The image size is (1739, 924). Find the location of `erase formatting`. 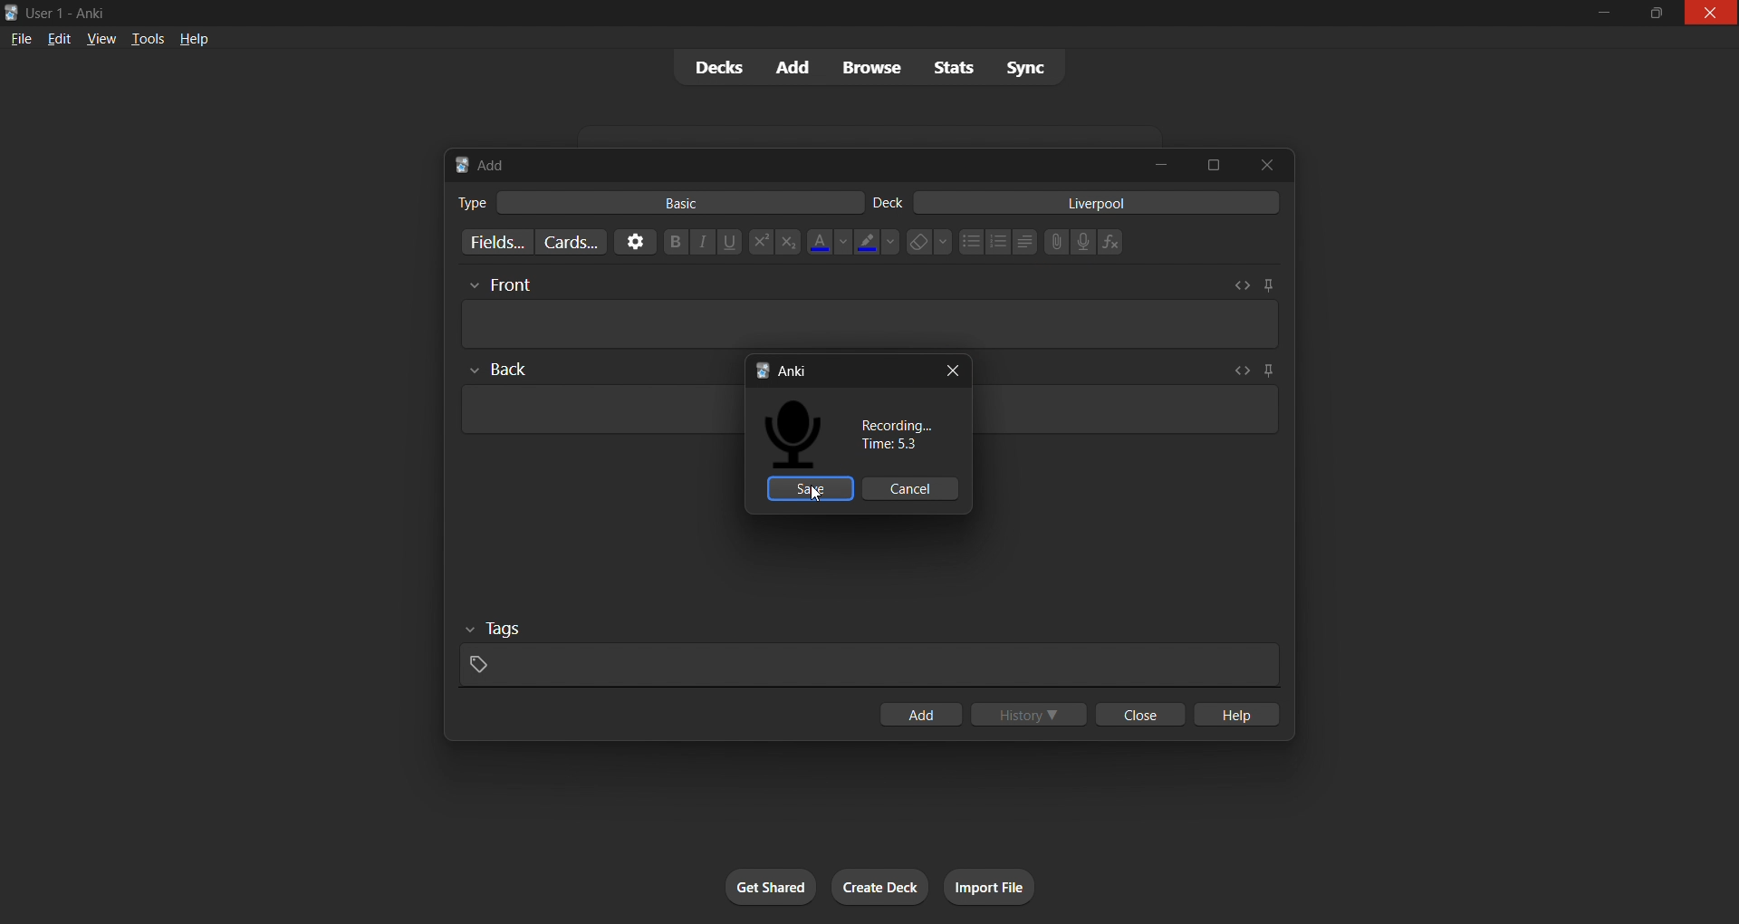

erase formatting is located at coordinates (927, 243).